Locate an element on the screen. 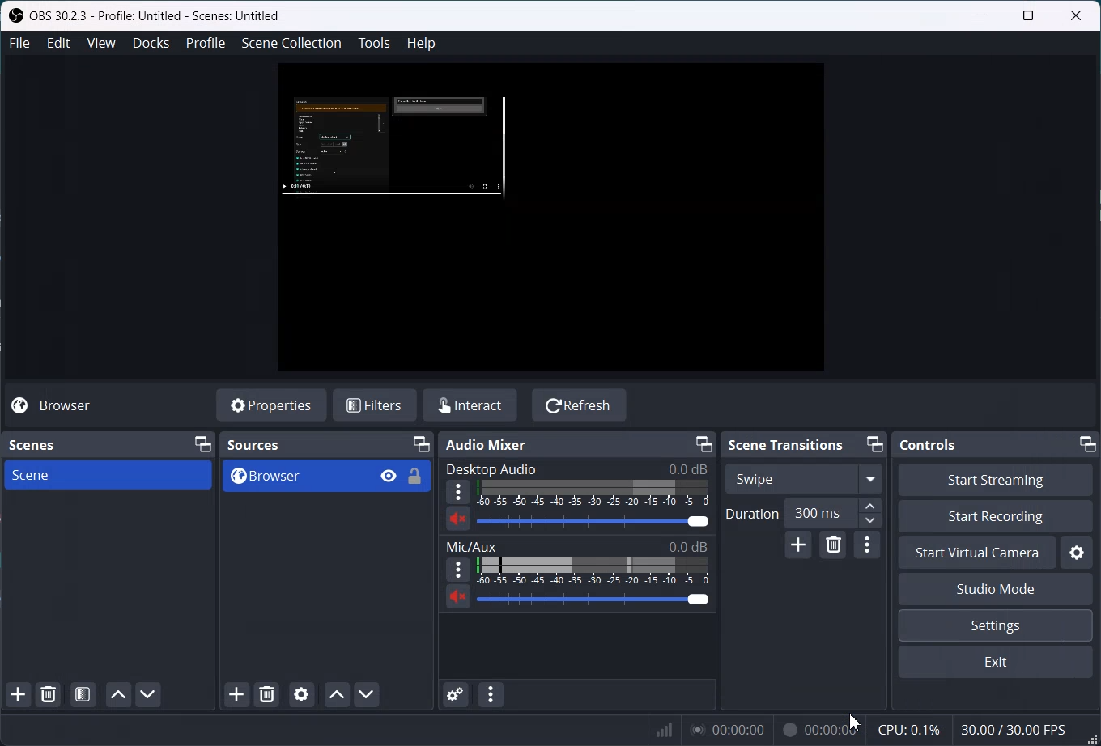 This screenshot has width=1101, height=746. Minimize is located at coordinates (421, 444).